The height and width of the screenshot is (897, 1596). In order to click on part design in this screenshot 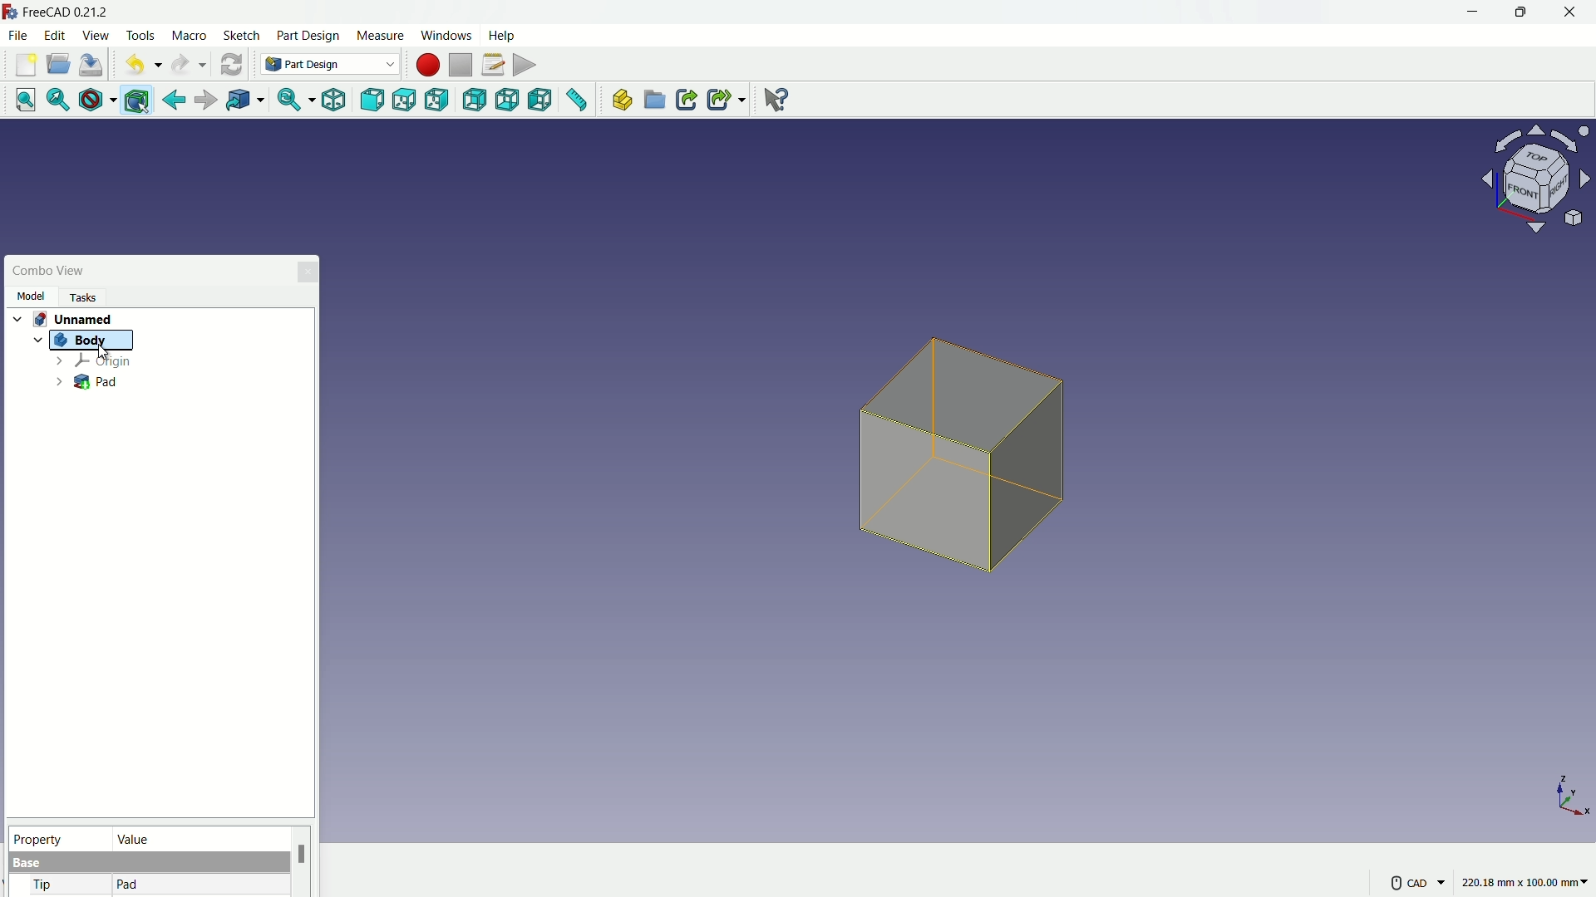, I will do `click(308, 36)`.